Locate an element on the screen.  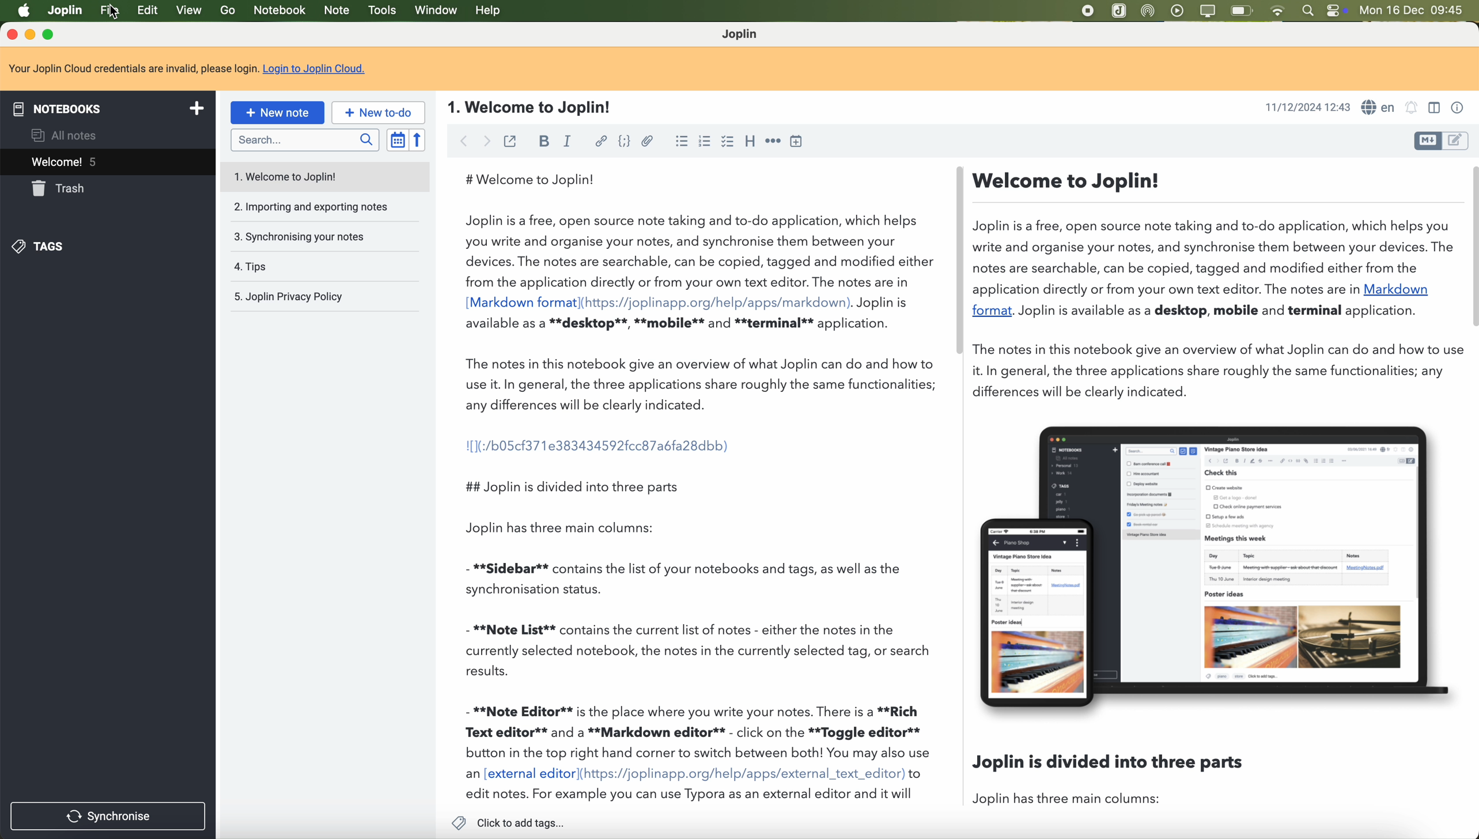
welcome is located at coordinates (106, 161).